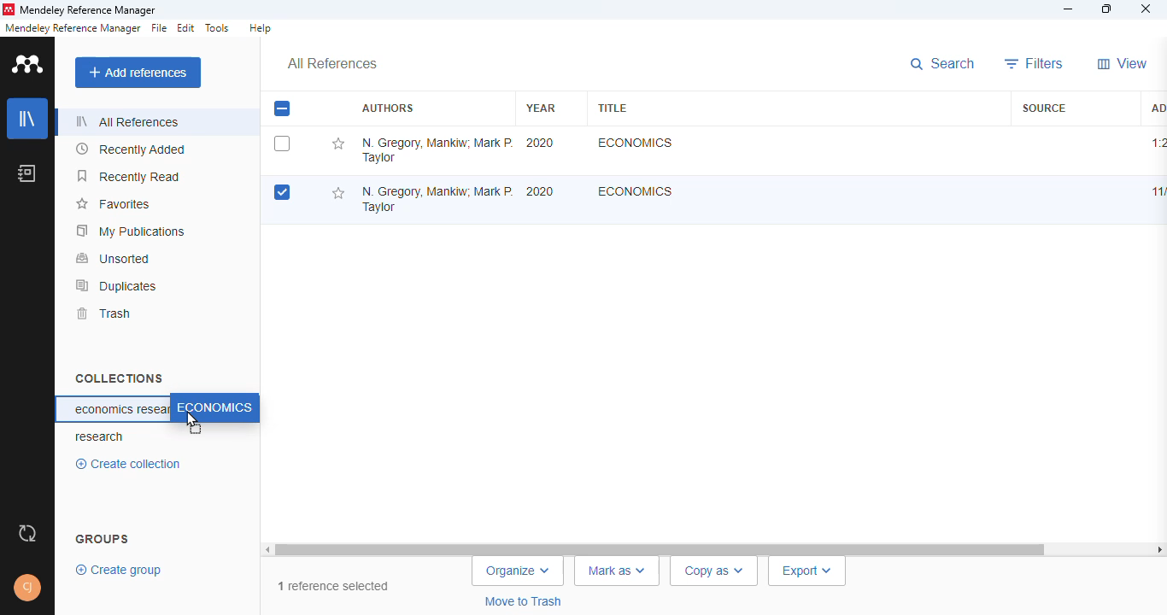 This screenshot has width=1167, height=615. What do you see at coordinates (120, 569) in the screenshot?
I see `create group` at bounding box center [120, 569].